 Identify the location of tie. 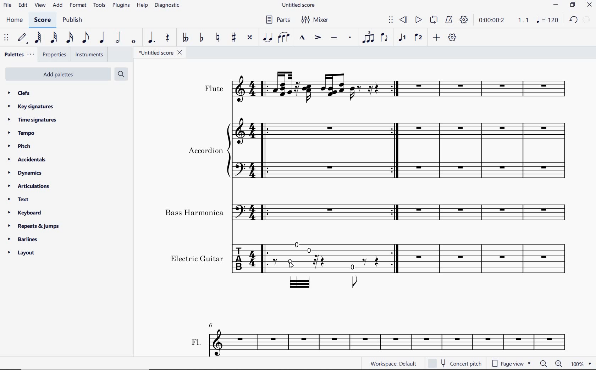
(268, 37).